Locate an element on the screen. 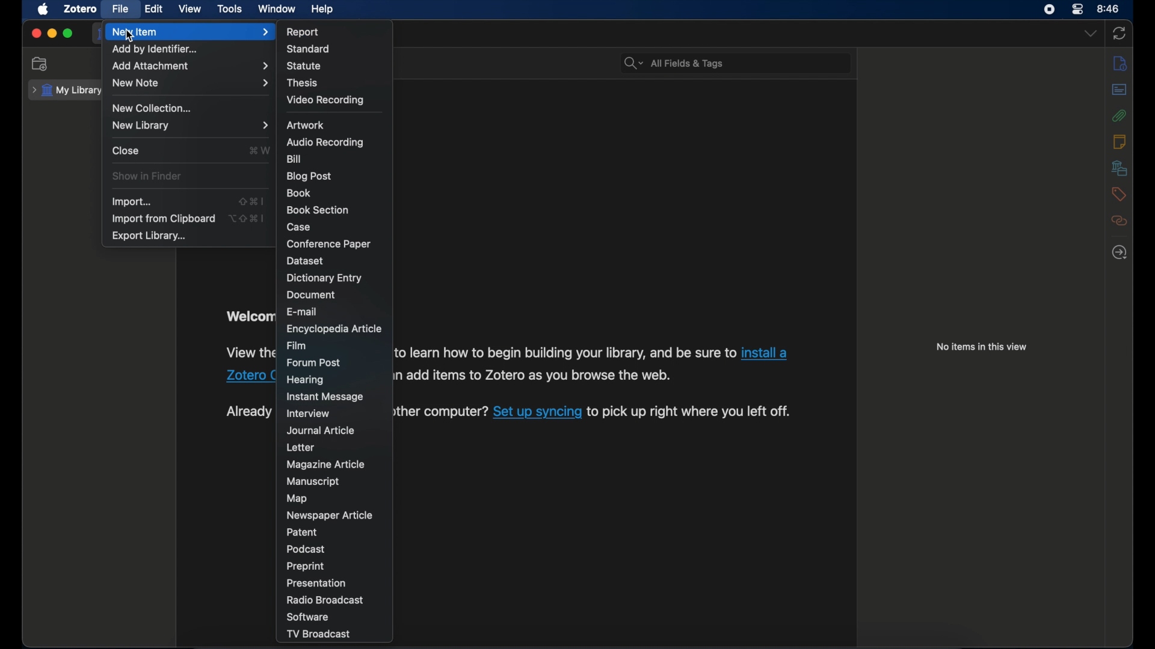 This screenshot has width=1155, height=649. standard is located at coordinates (309, 49).